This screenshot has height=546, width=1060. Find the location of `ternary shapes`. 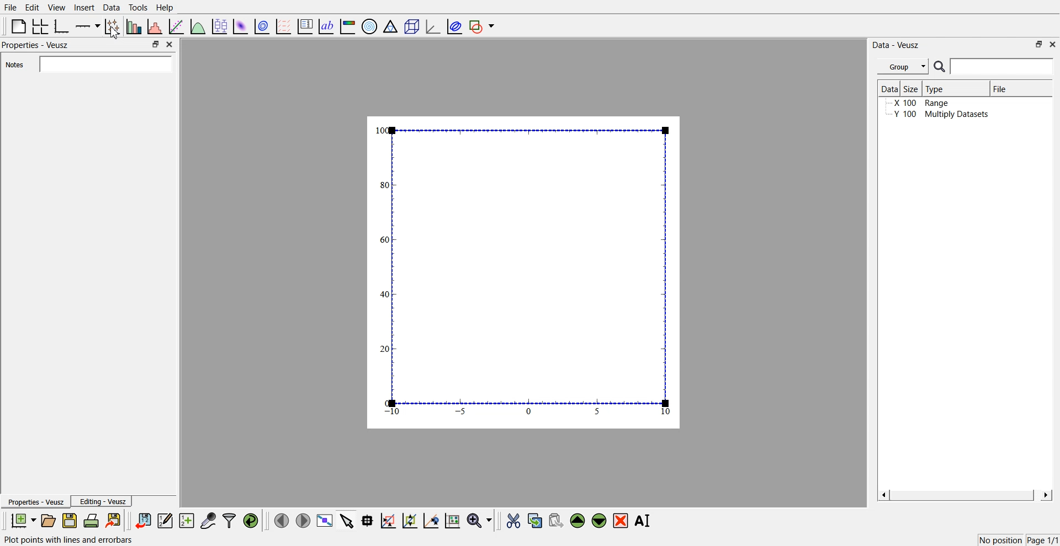

ternary shapes is located at coordinates (389, 28).